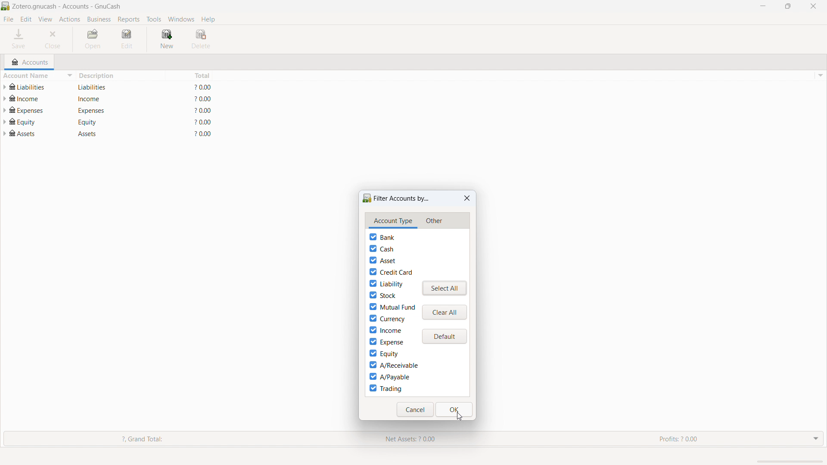 The image size is (827, 465). What do you see at coordinates (99, 19) in the screenshot?
I see `business` at bounding box center [99, 19].